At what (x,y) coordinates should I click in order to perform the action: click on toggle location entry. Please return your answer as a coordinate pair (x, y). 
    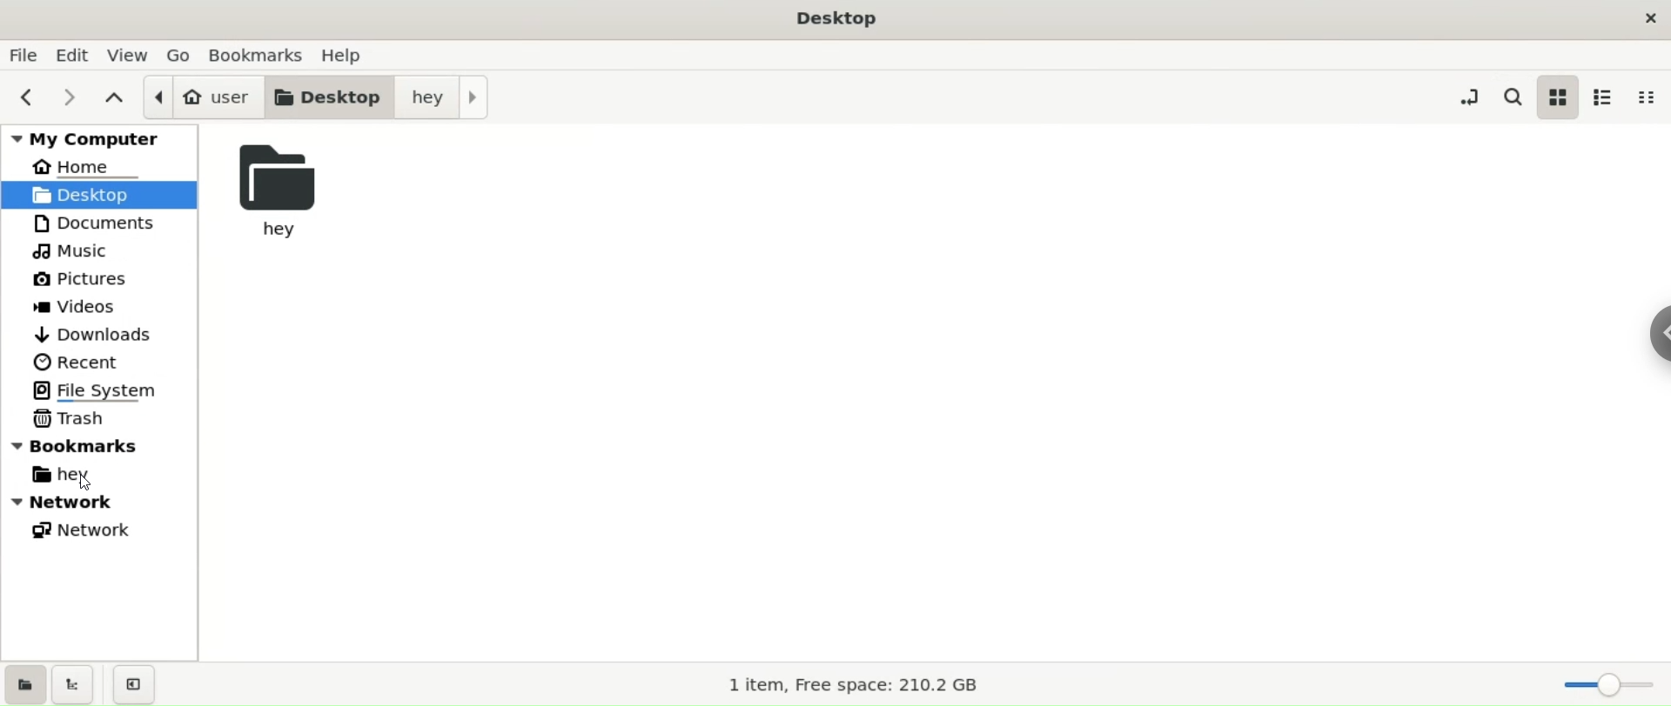
    Looking at the image, I should click on (1470, 95).